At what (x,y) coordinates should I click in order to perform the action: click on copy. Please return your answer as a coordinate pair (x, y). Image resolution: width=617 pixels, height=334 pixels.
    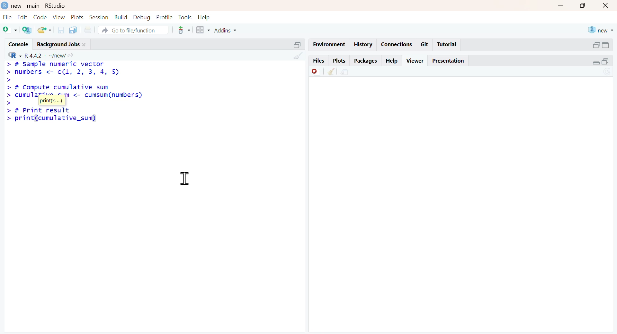
    Looking at the image, I should click on (73, 30).